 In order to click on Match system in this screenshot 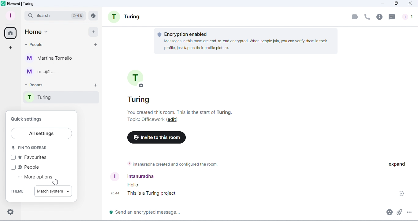, I will do `click(53, 190)`.